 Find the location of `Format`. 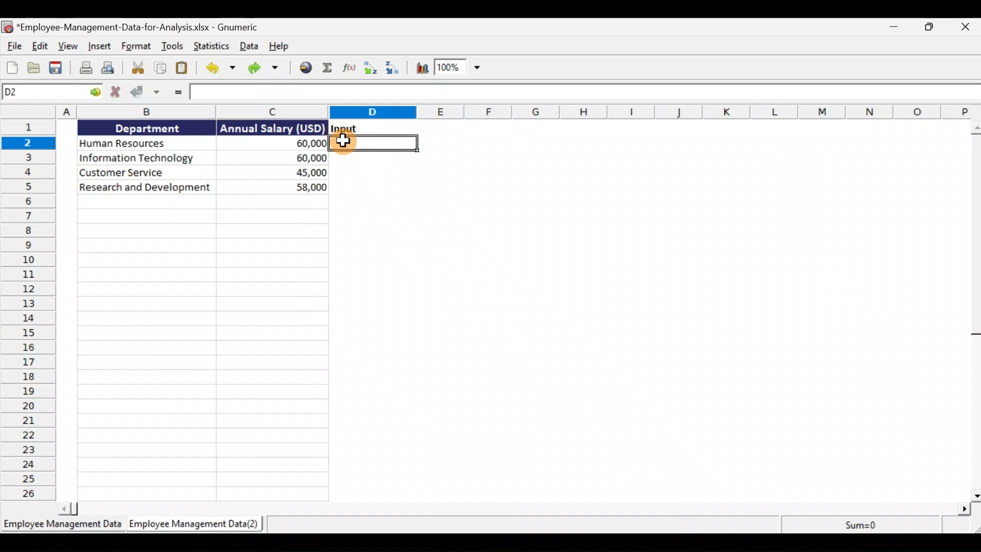

Format is located at coordinates (136, 47).